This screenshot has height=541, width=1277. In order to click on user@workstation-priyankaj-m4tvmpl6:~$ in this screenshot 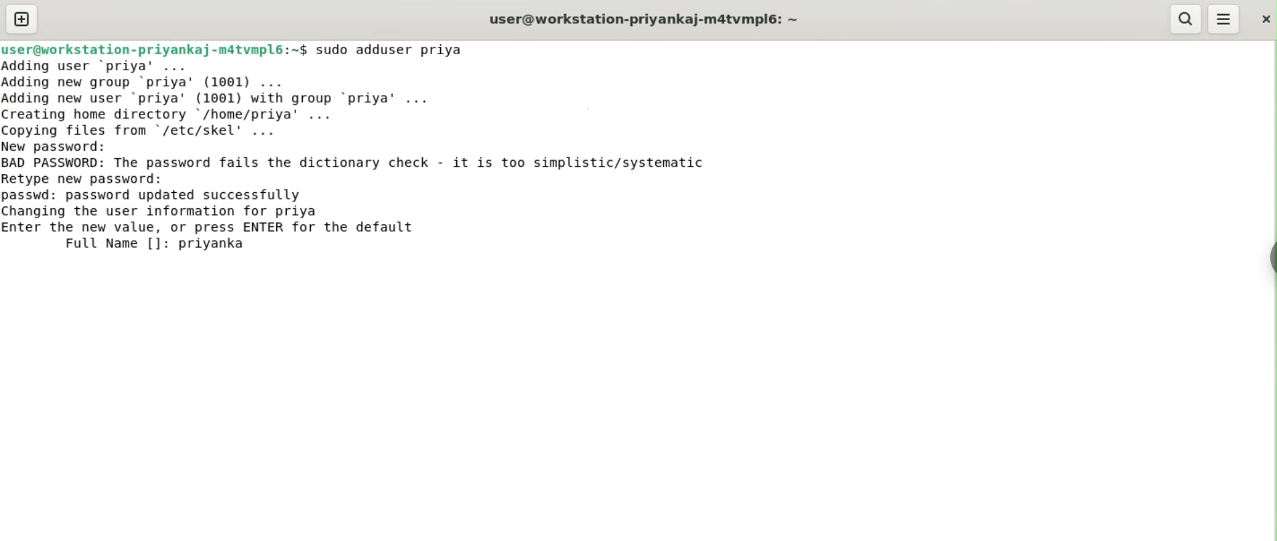, I will do `click(154, 48)`.